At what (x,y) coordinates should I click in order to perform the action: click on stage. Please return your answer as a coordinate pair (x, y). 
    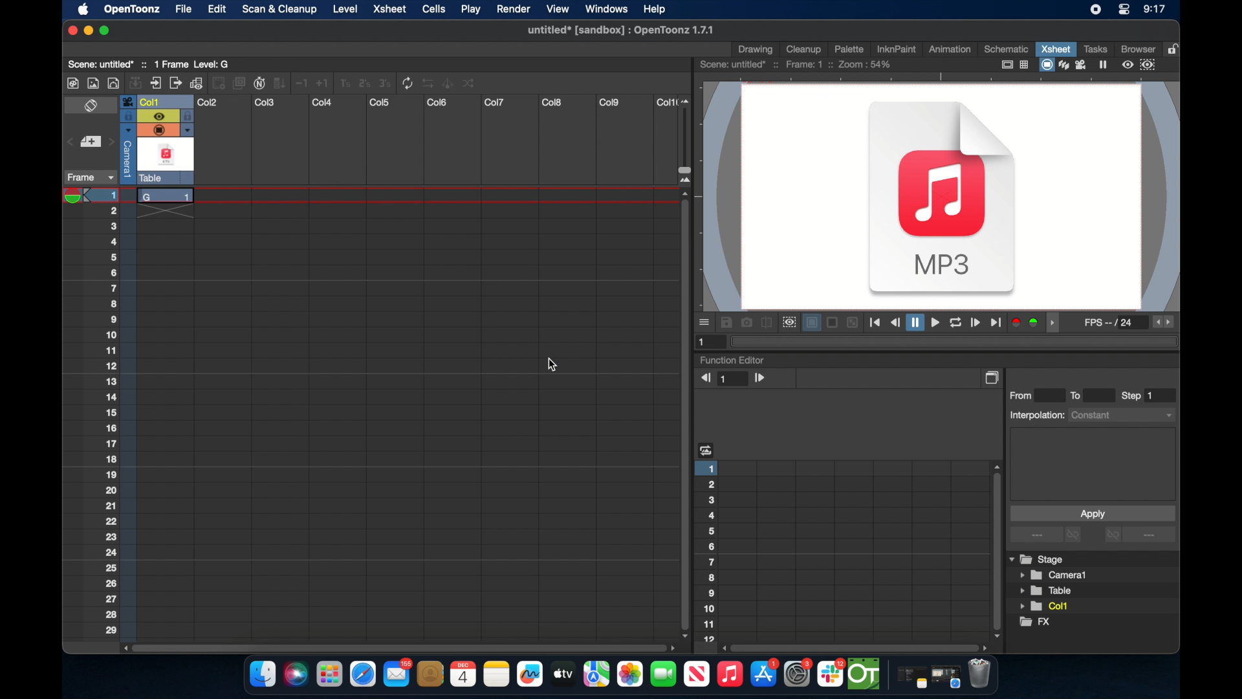
    Looking at the image, I should click on (1038, 560).